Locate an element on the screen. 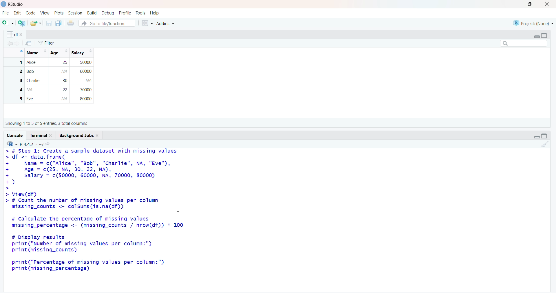 The image size is (556, 293). File is located at coordinates (6, 13).